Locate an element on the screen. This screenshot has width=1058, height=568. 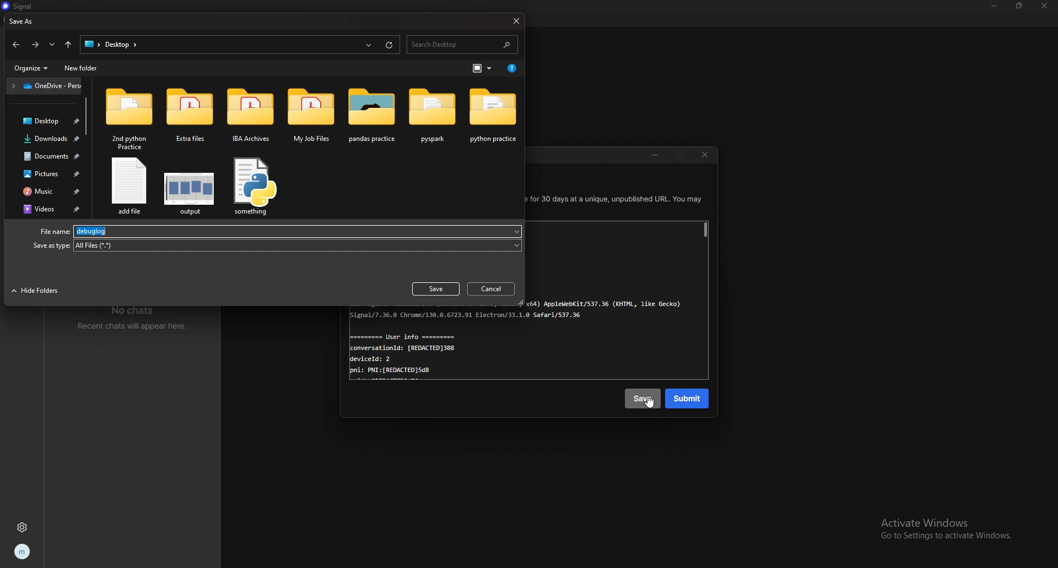
minimize is located at coordinates (654, 156).